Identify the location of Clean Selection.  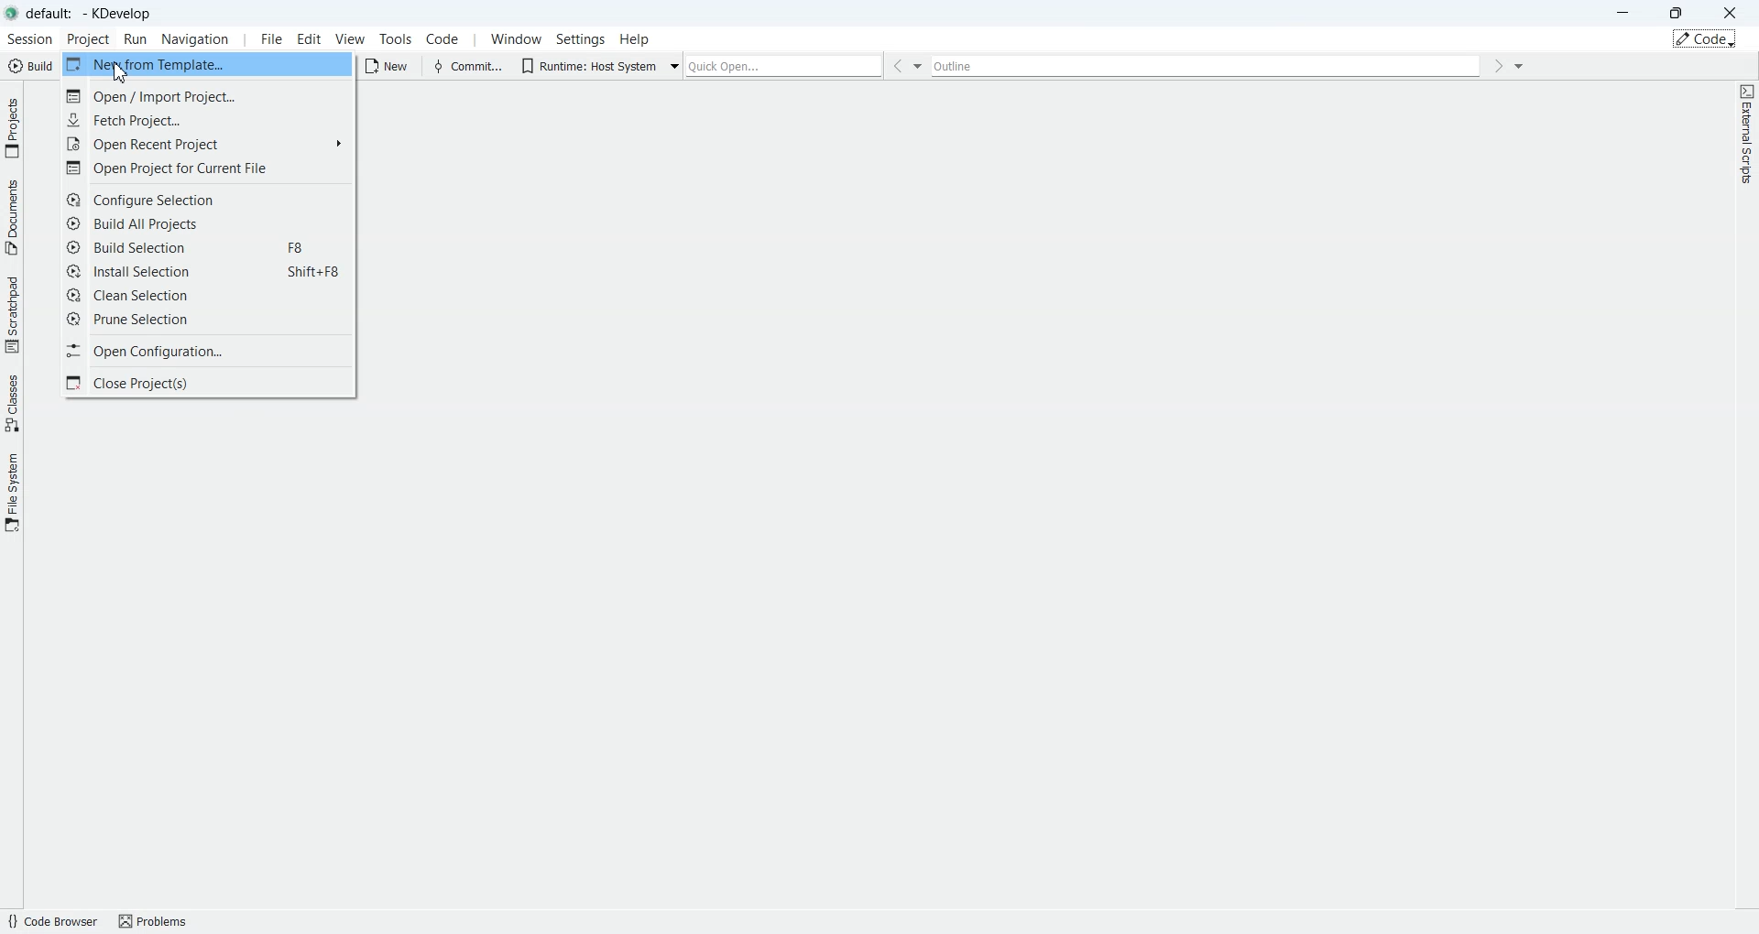
(208, 295).